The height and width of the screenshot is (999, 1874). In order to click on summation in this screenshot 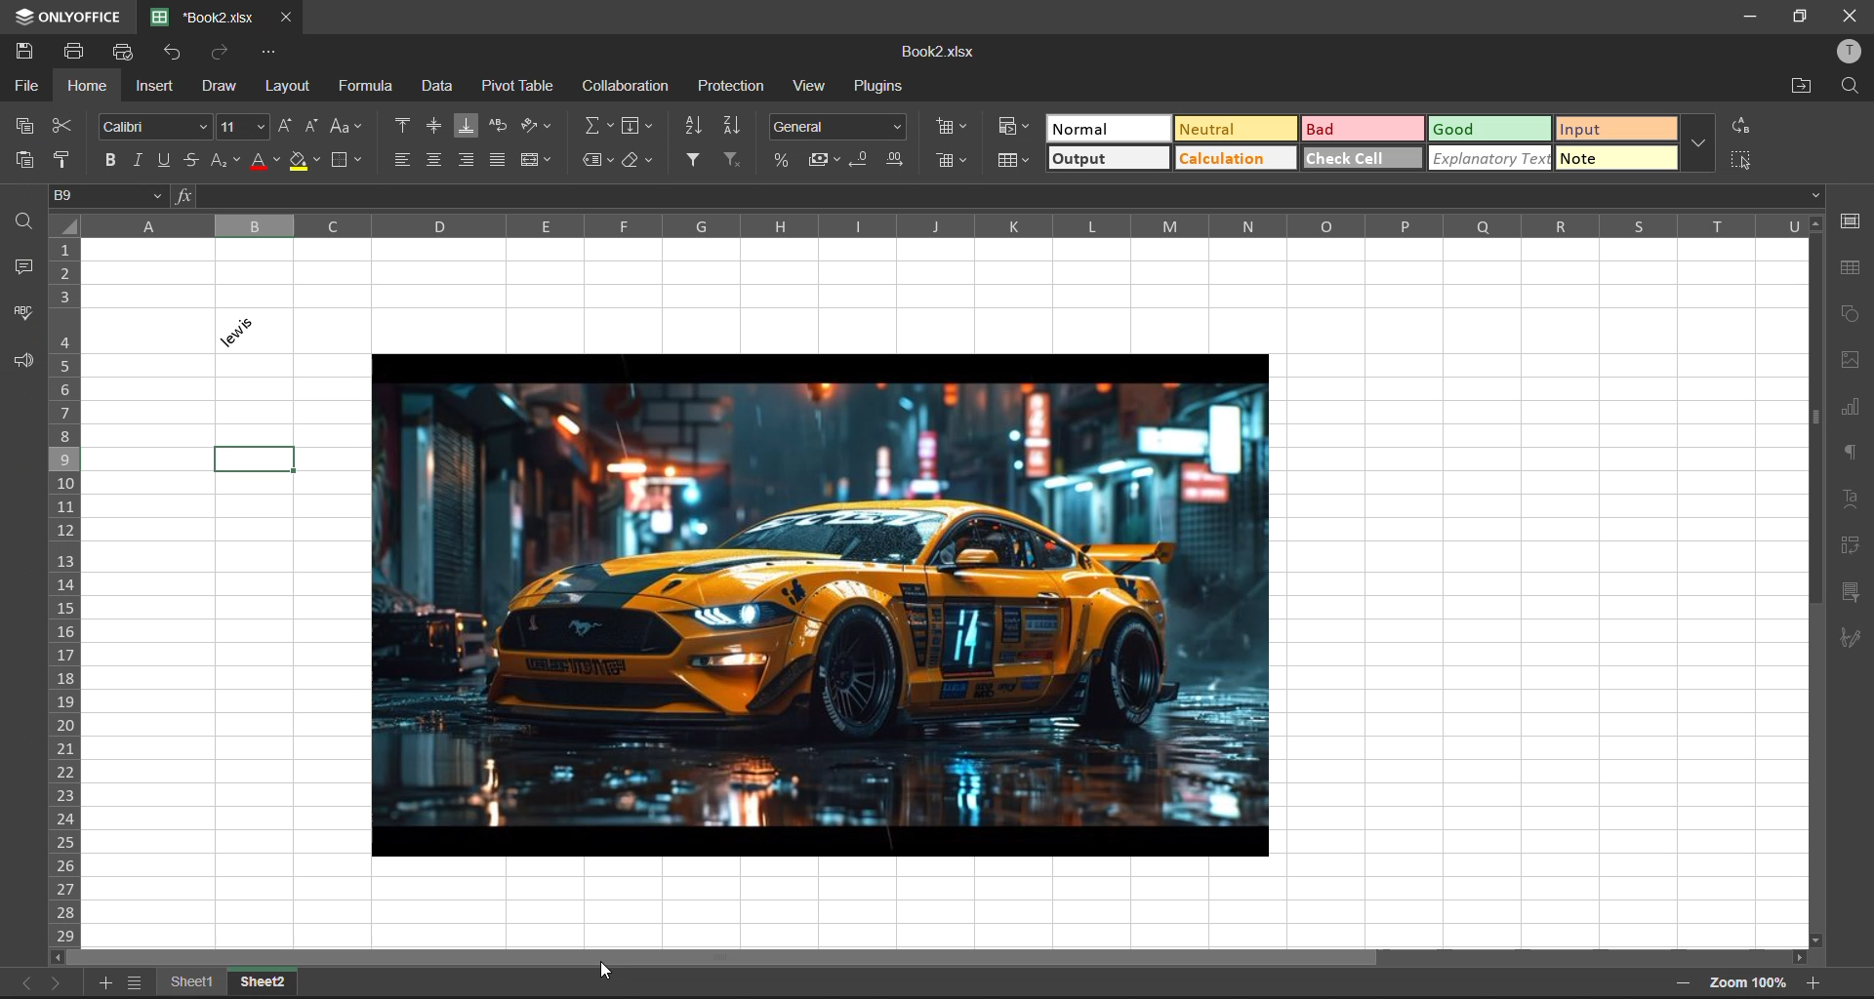, I will do `click(597, 127)`.